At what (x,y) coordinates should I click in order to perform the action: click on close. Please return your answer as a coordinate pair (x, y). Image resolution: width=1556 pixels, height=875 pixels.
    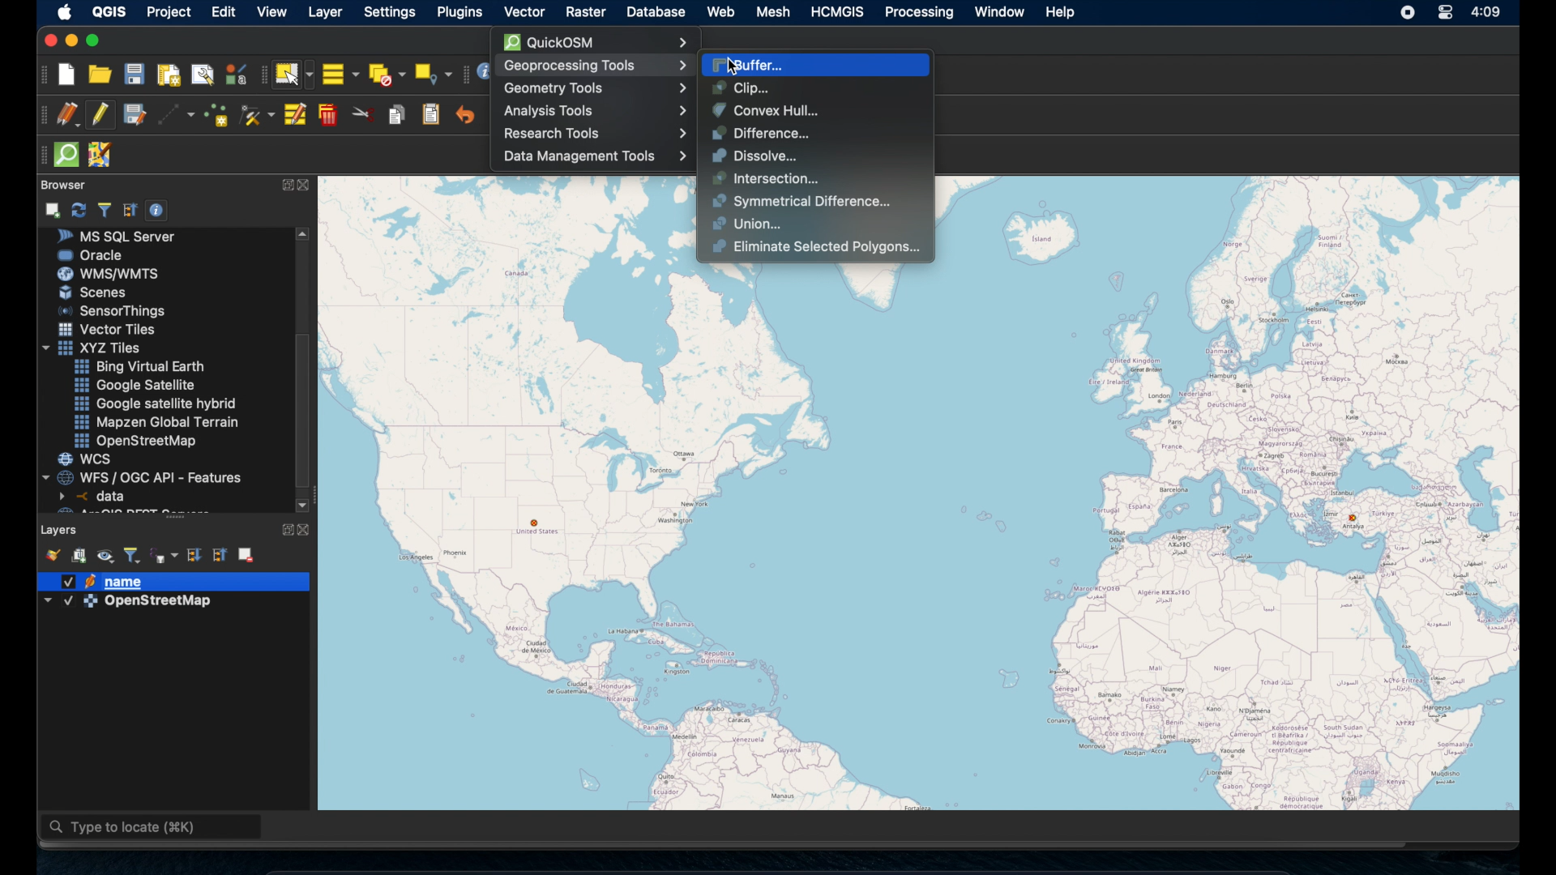
    Looking at the image, I should click on (309, 530).